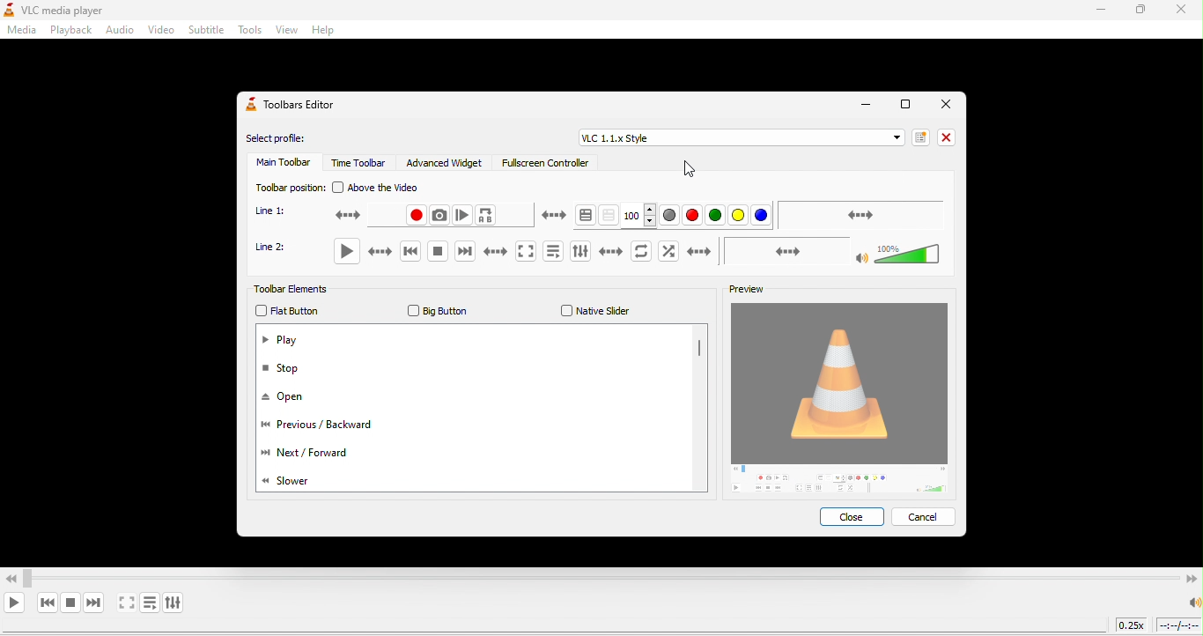 The image size is (1203, 636). Describe the element at coordinates (284, 32) in the screenshot. I see `view` at that location.